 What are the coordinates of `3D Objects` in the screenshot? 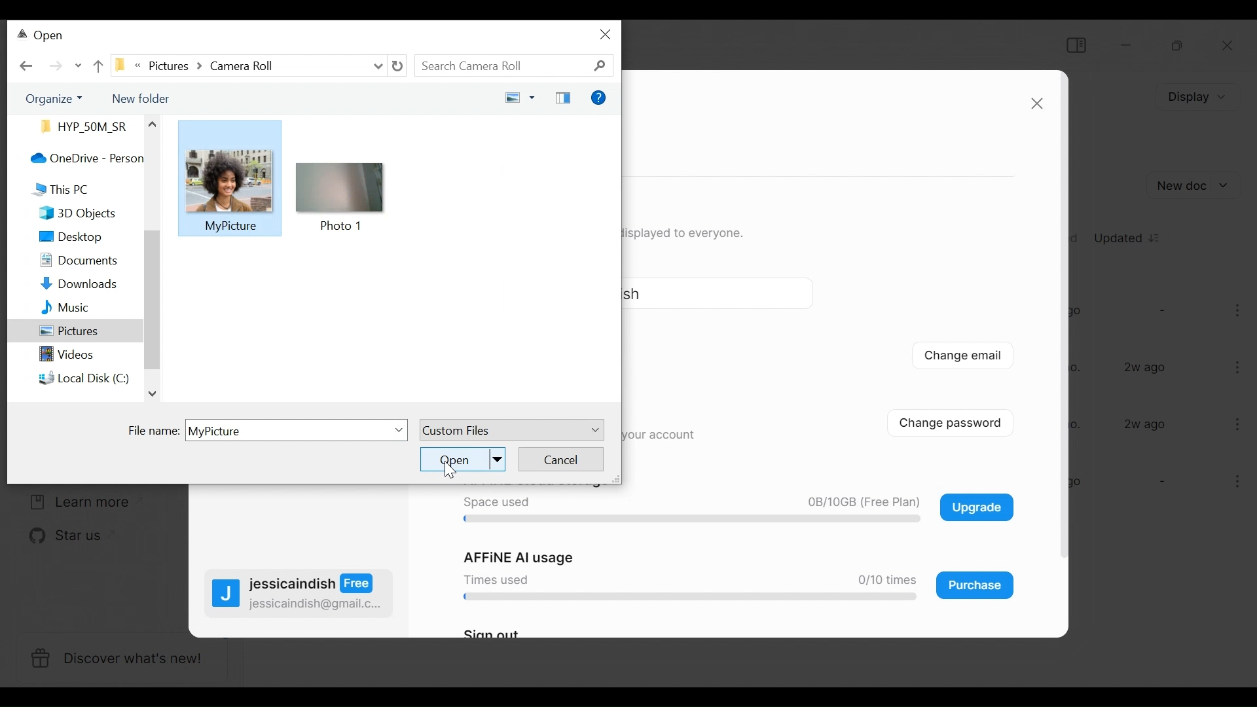 It's located at (68, 214).